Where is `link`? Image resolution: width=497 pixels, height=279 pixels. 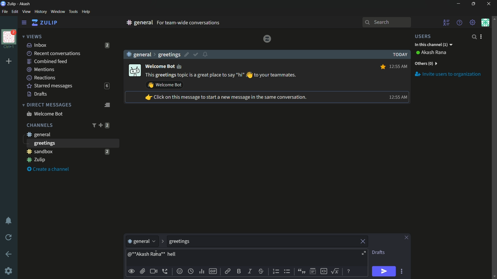 link is located at coordinates (227, 272).